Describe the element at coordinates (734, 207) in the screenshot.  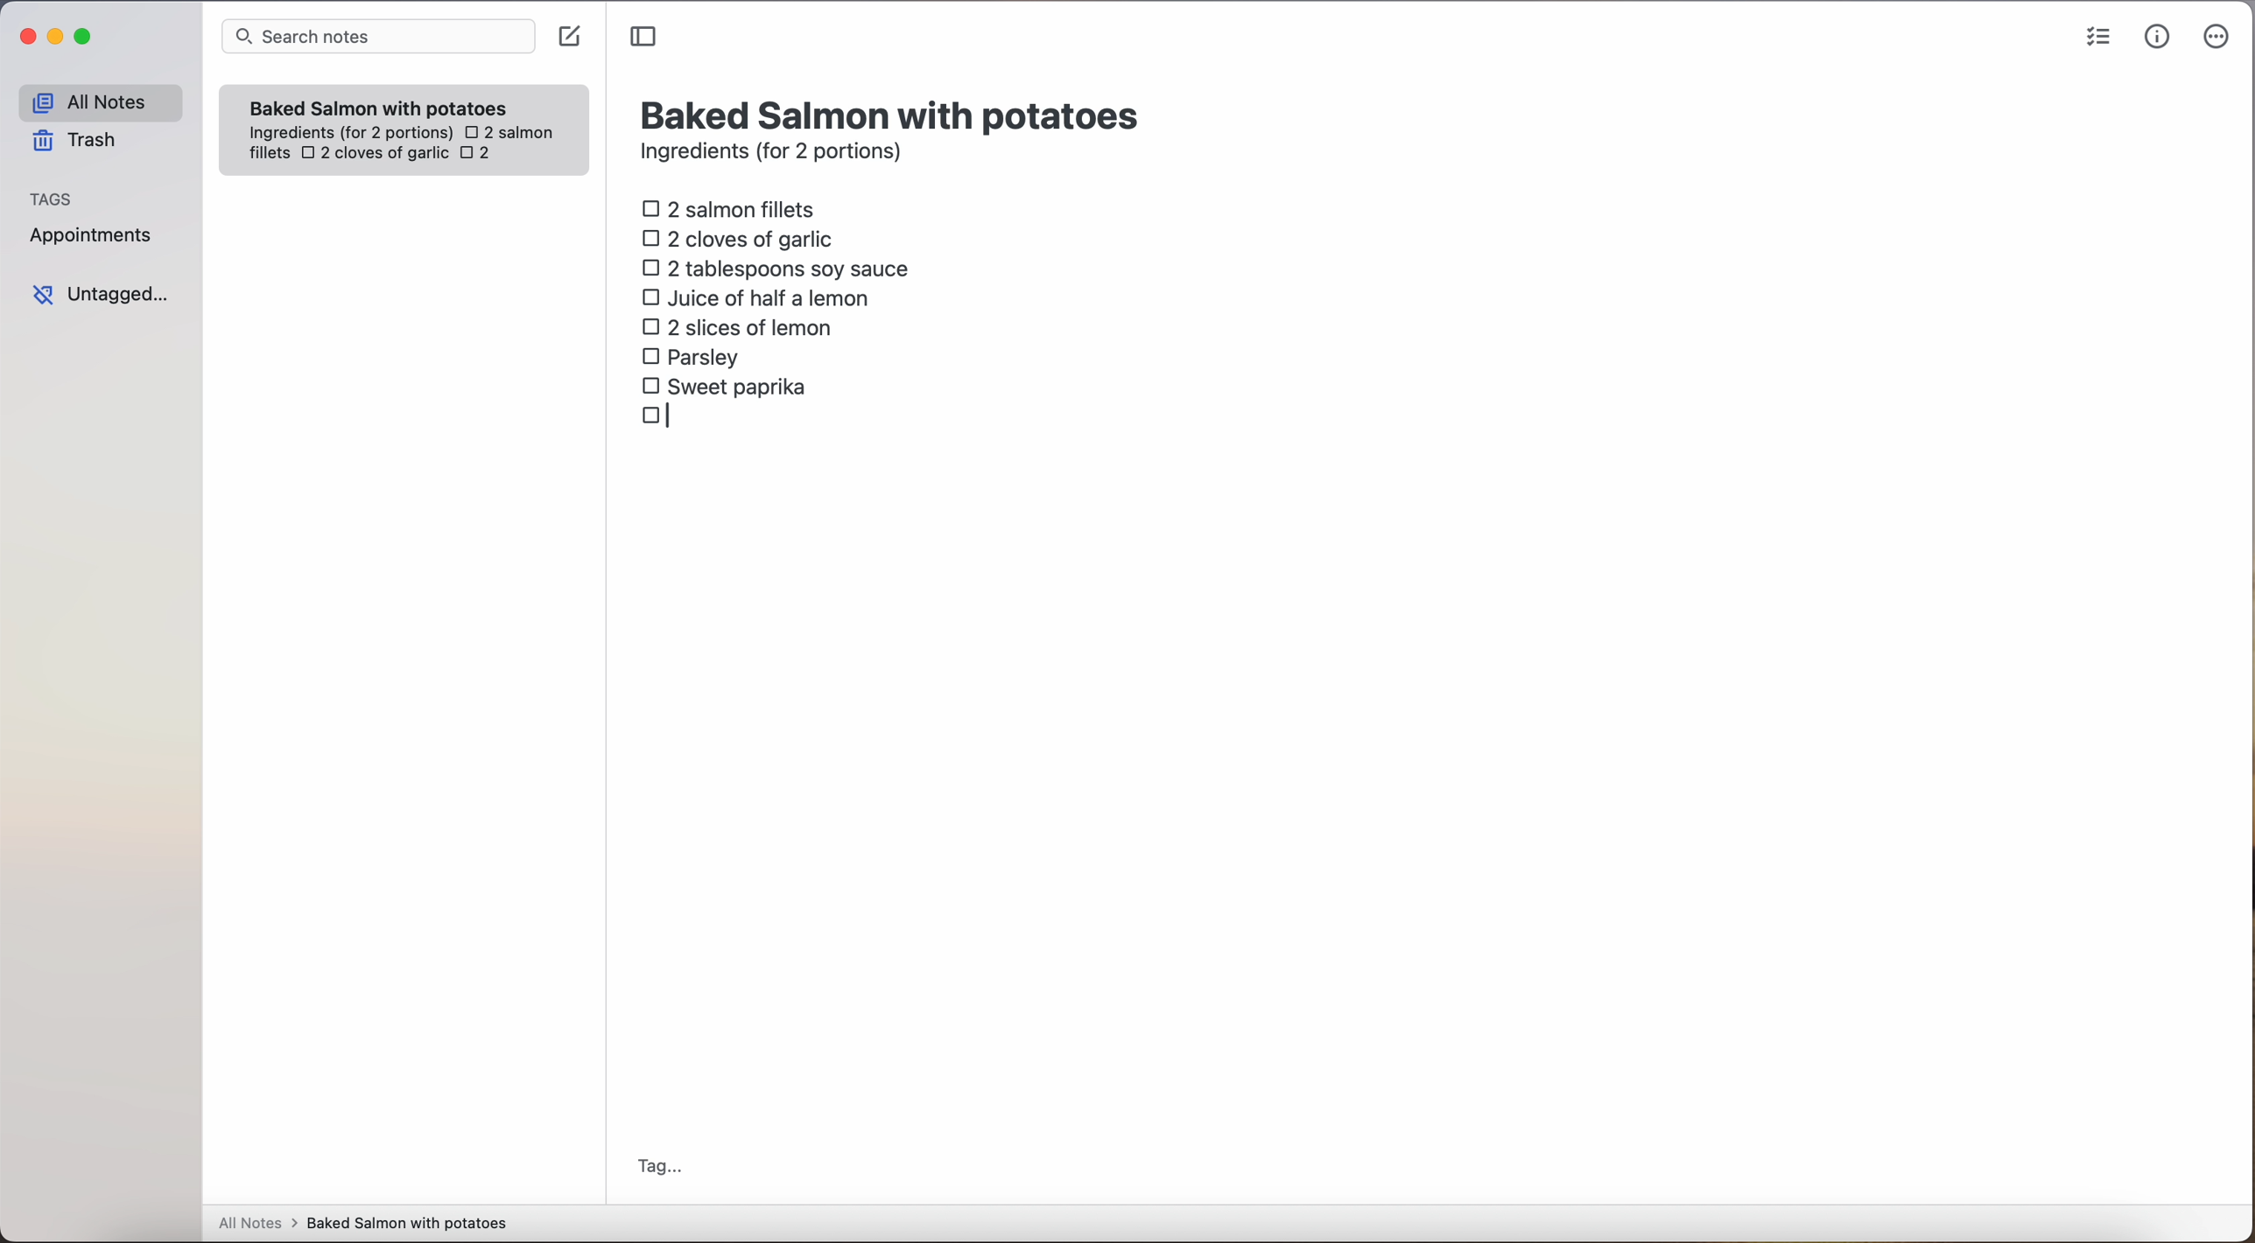
I see `2 salmon fillets` at that location.